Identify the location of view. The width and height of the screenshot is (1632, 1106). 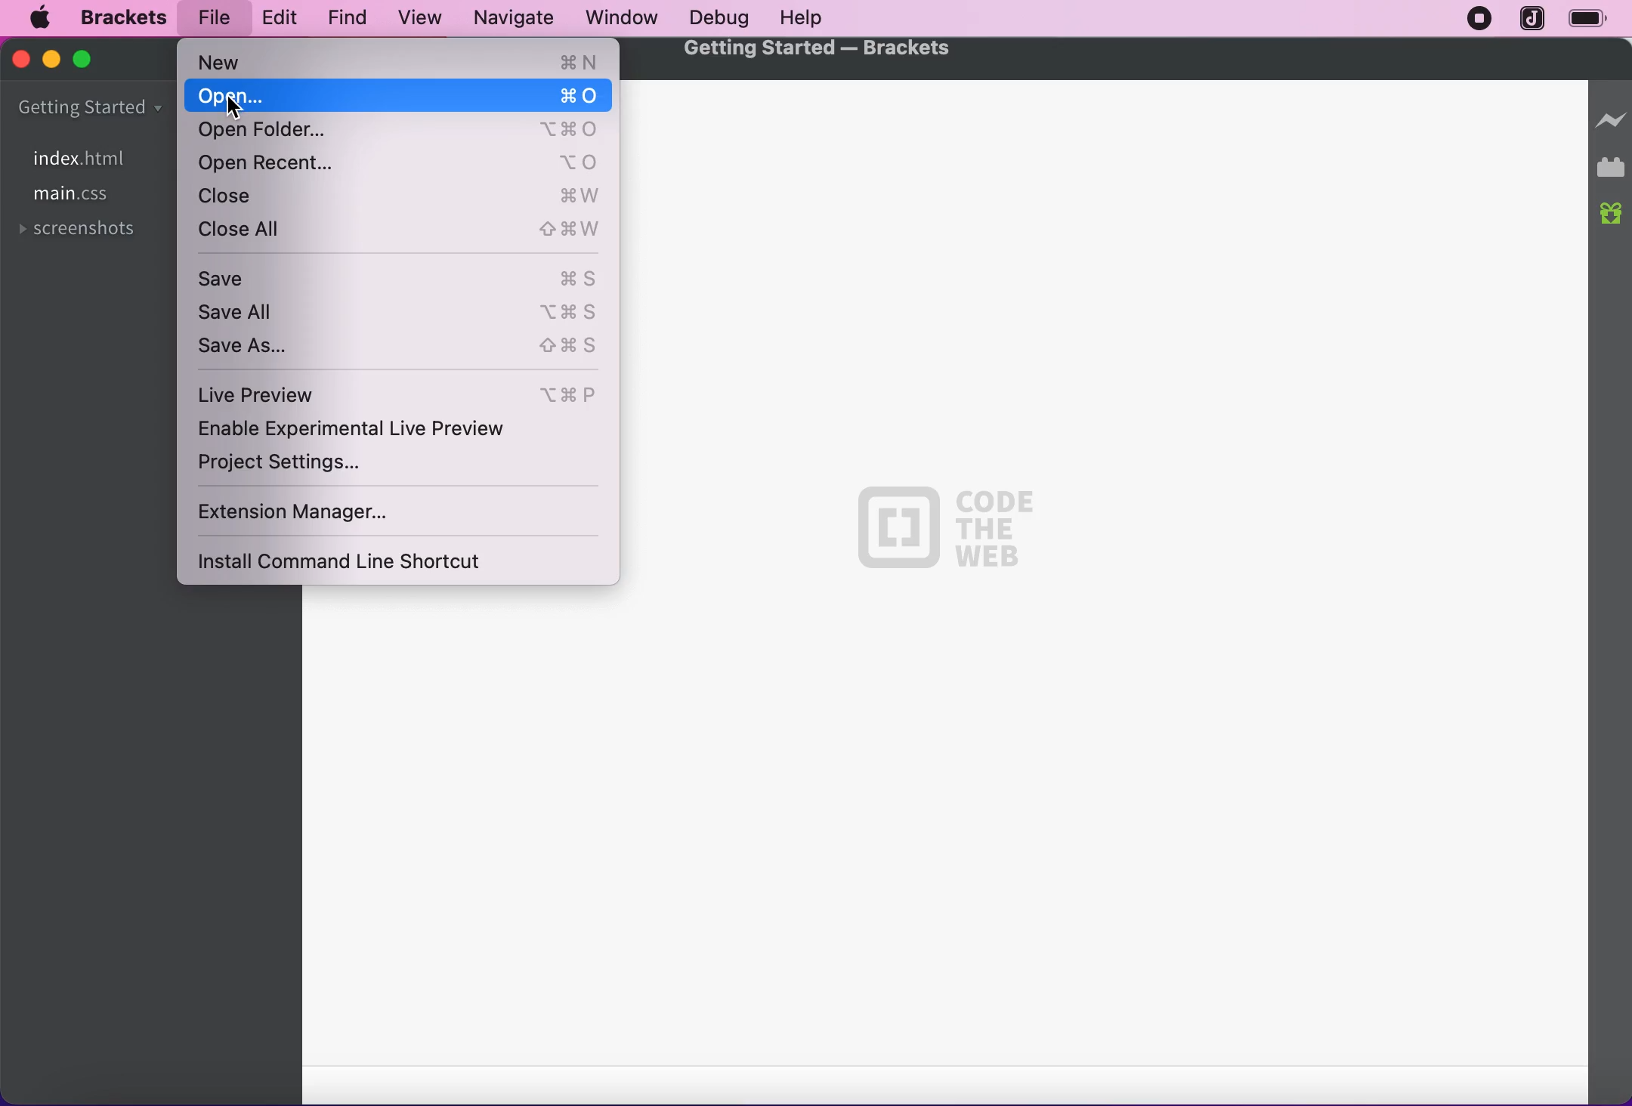
(415, 19).